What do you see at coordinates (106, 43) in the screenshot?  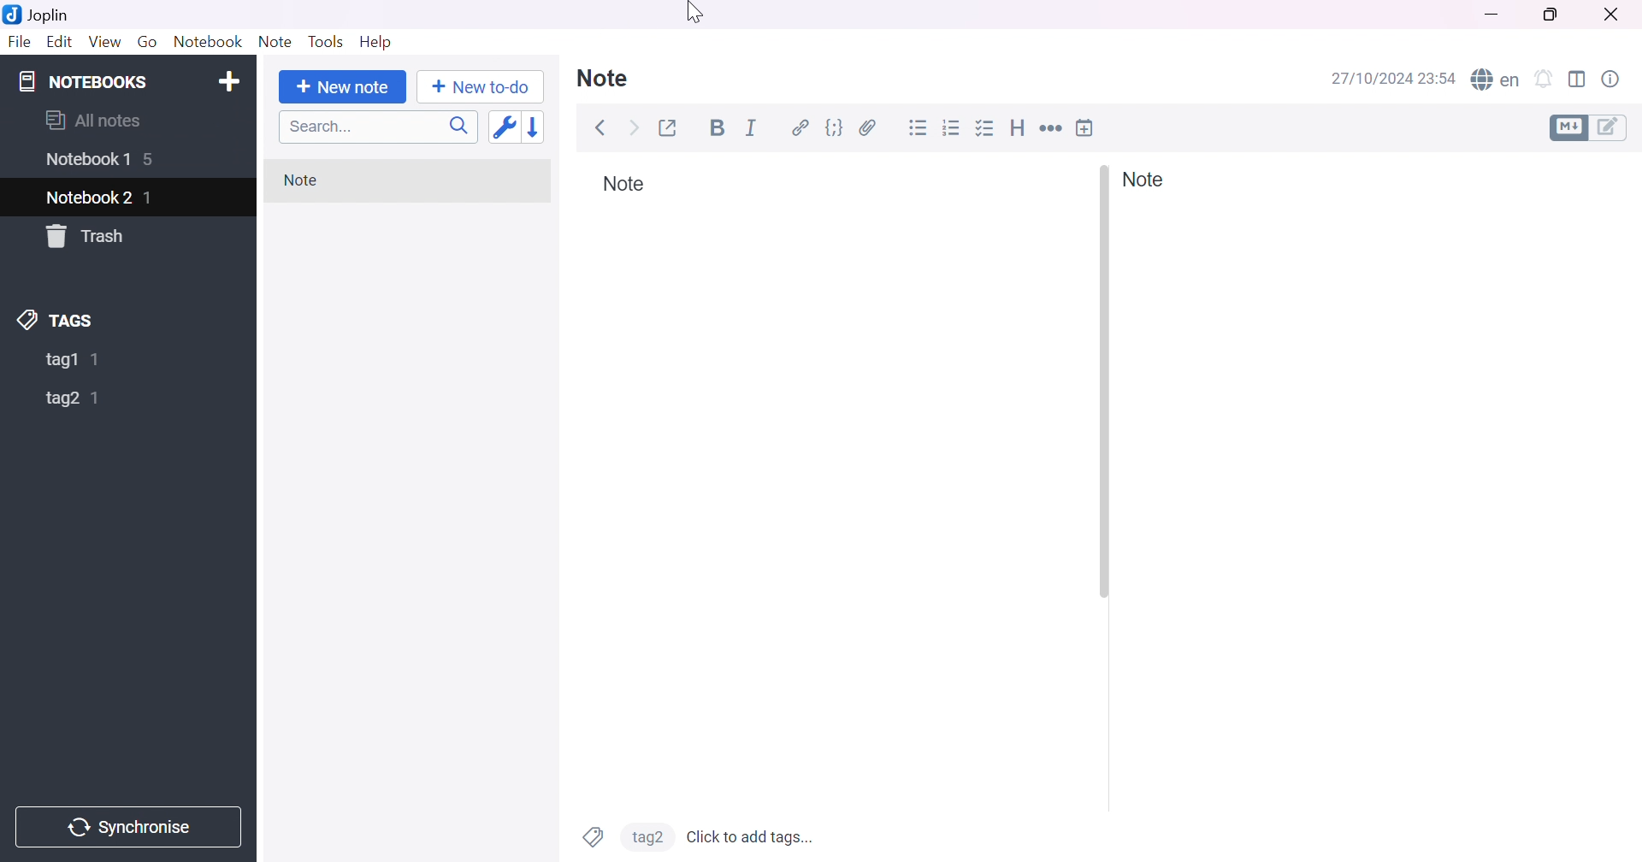 I see `View` at bounding box center [106, 43].